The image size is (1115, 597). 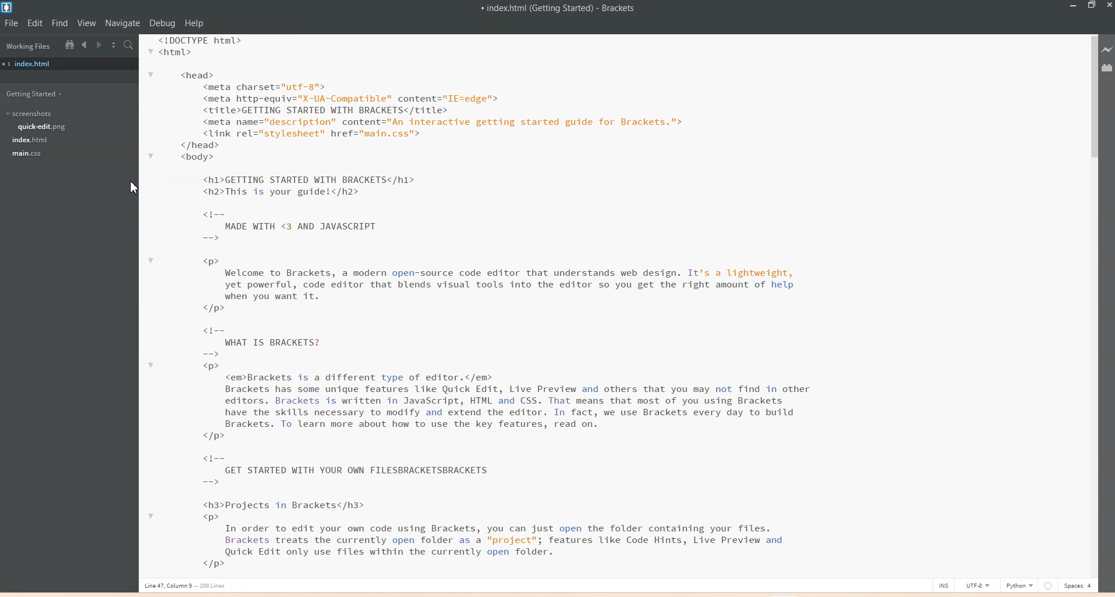 I want to click on Getting Started, so click(x=38, y=95).